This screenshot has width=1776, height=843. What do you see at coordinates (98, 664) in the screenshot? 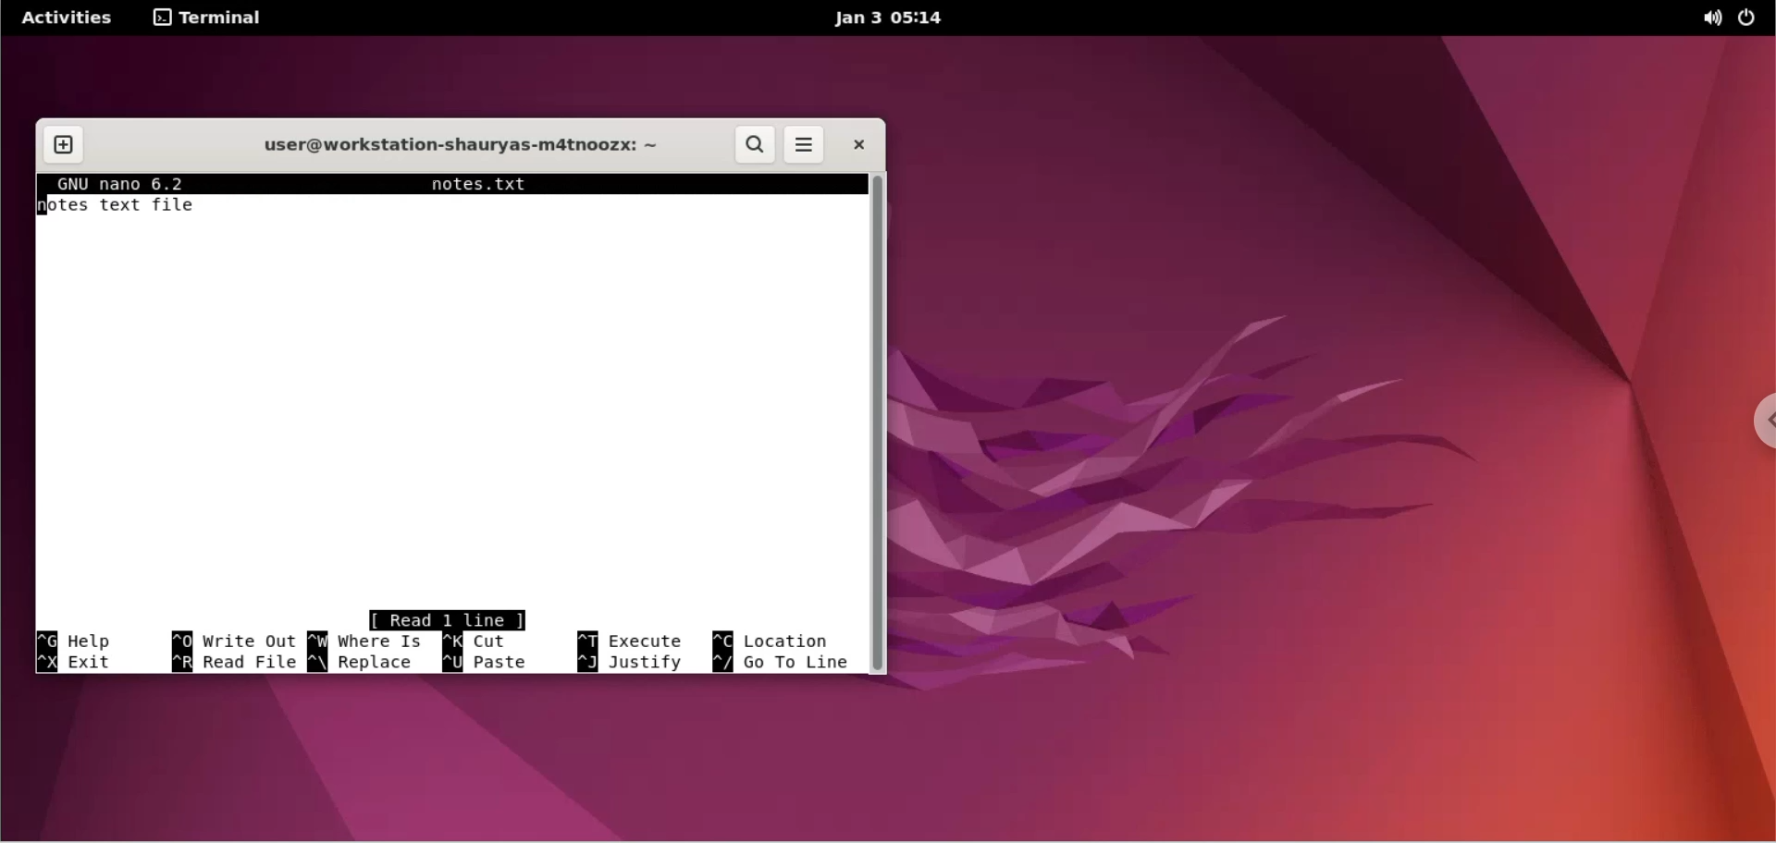
I see `^X exit` at bounding box center [98, 664].